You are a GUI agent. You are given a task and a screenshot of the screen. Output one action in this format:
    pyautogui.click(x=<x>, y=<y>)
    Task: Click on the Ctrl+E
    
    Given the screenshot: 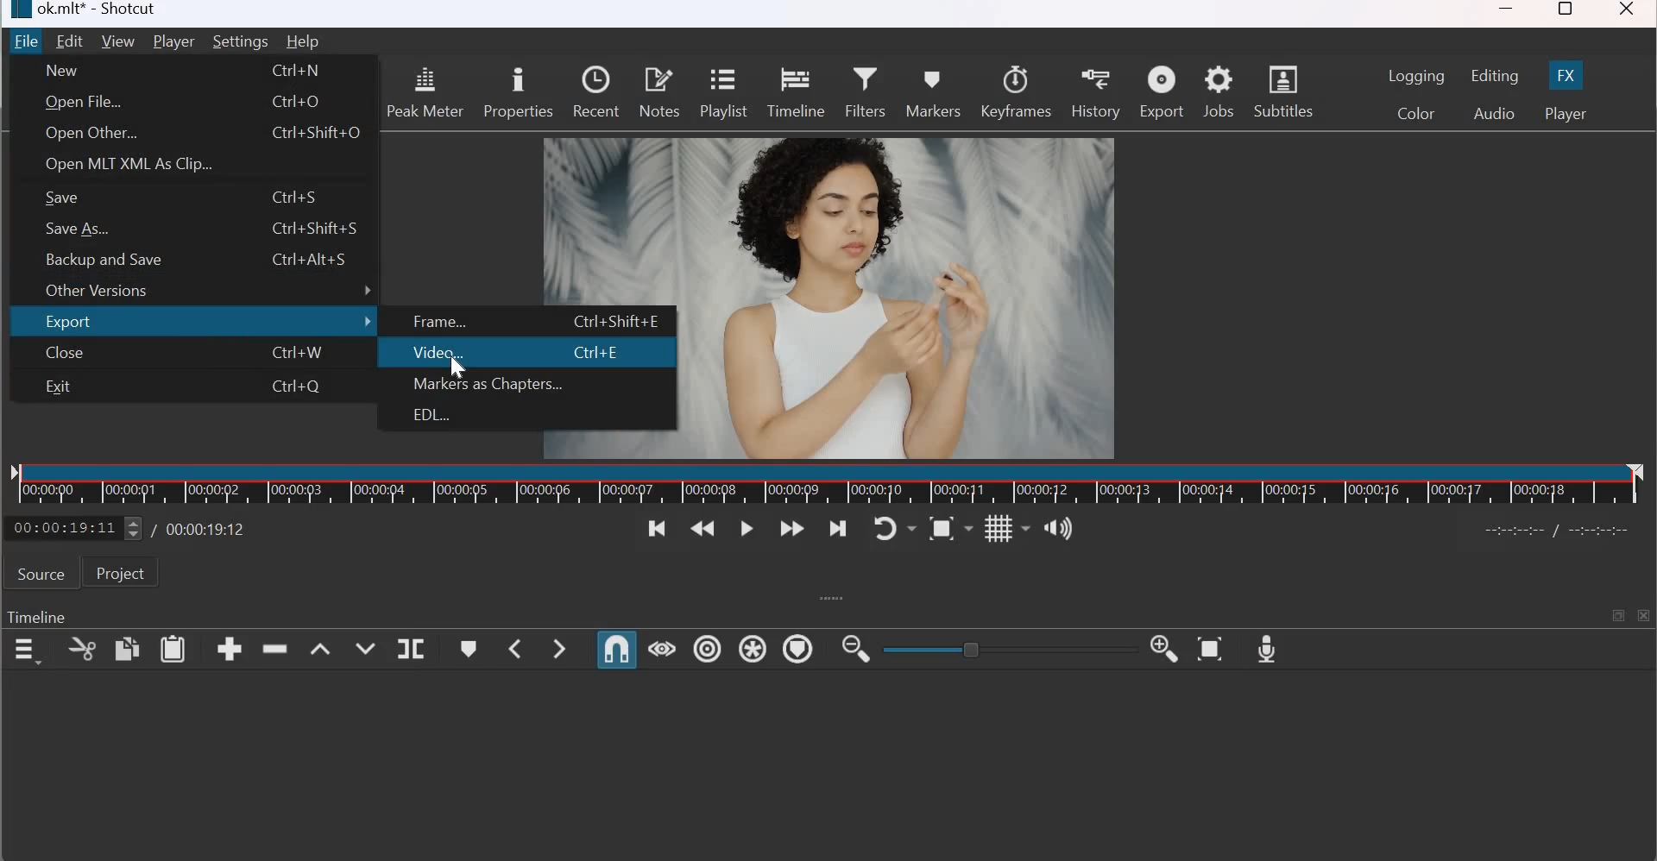 What is the action you would take?
    pyautogui.click(x=603, y=355)
    